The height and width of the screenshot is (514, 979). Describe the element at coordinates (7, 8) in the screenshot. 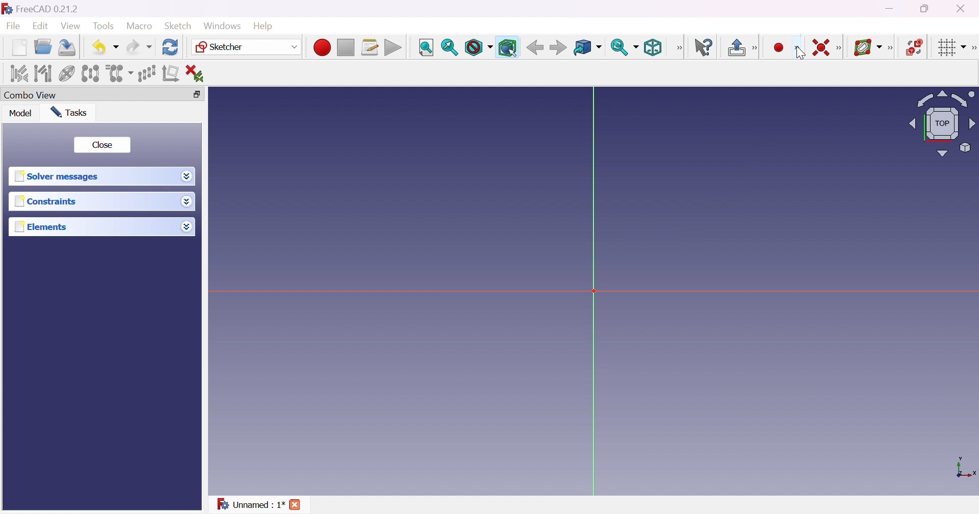

I see `logo` at that location.